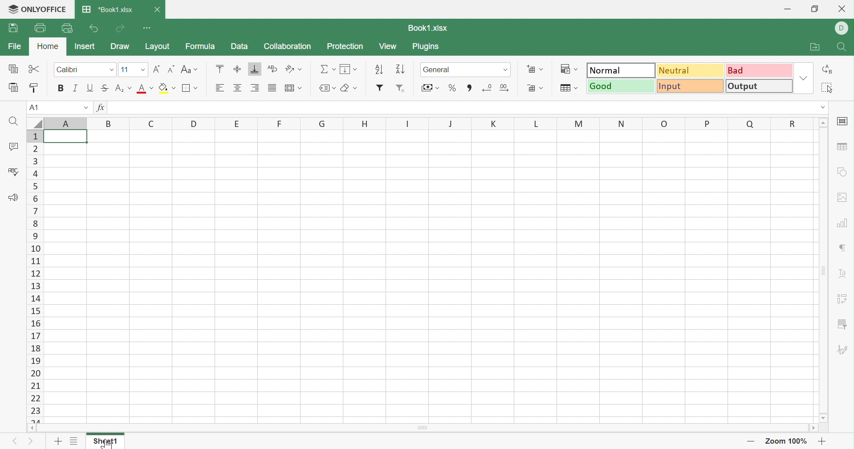 The image size is (854, 449). Describe the element at coordinates (101, 107) in the screenshot. I see `fx` at that location.